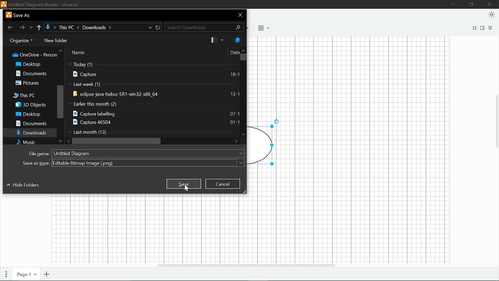 This screenshot has height=281, width=499. I want to click on Move up in files in "downloads", so click(244, 49).